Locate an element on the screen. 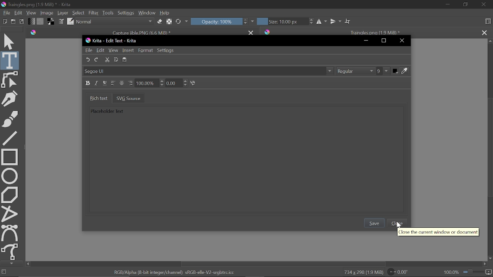 The height and width of the screenshot is (277, 493). Save is located at coordinates (375, 223).